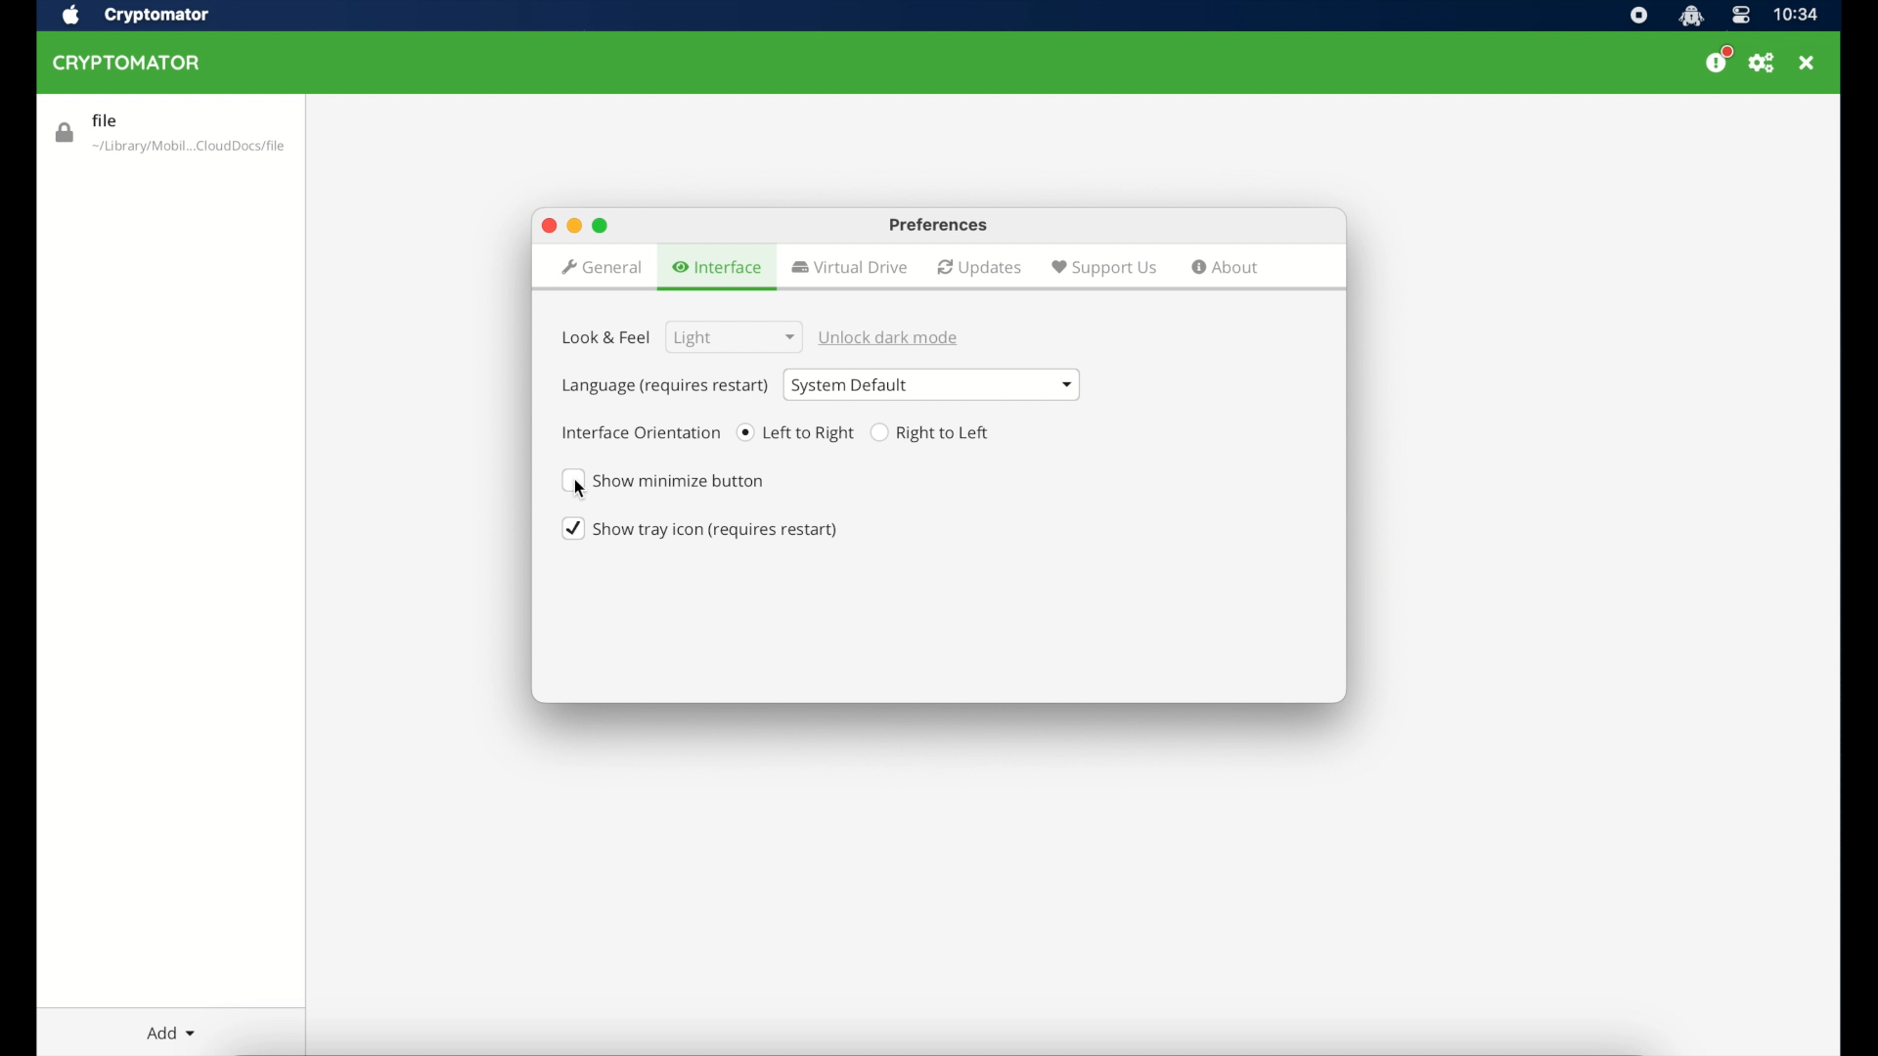 This screenshot has height=1056, width=1878. Describe the element at coordinates (172, 1033) in the screenshot. I see `add dropdown` at that location.